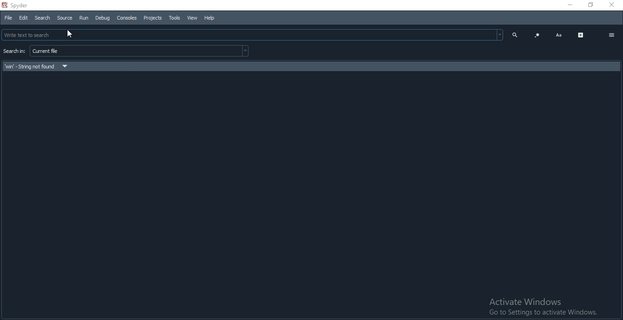 Image resolution: width=623 pixels, height=320 pixels. What do you see at coordinates (569, 5) in the screenshot?
I see `Minimise` at bounding box center [569, 5].